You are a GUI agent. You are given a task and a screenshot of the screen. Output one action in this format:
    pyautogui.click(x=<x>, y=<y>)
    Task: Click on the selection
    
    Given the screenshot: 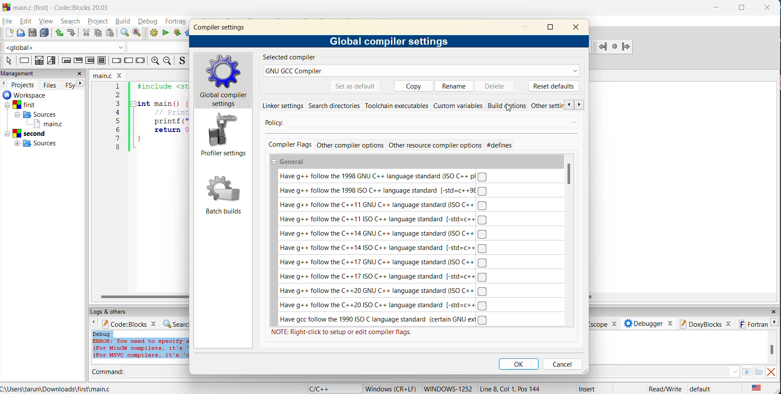 What is the action you would take?
    pyautogui.click(x=51, y=61)
    